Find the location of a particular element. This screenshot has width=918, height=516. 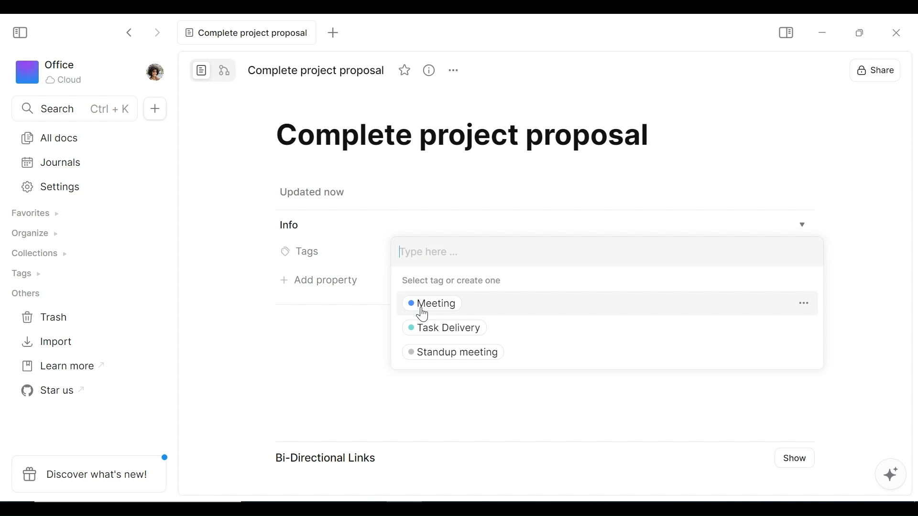

 is located at coordinates (422, 315).